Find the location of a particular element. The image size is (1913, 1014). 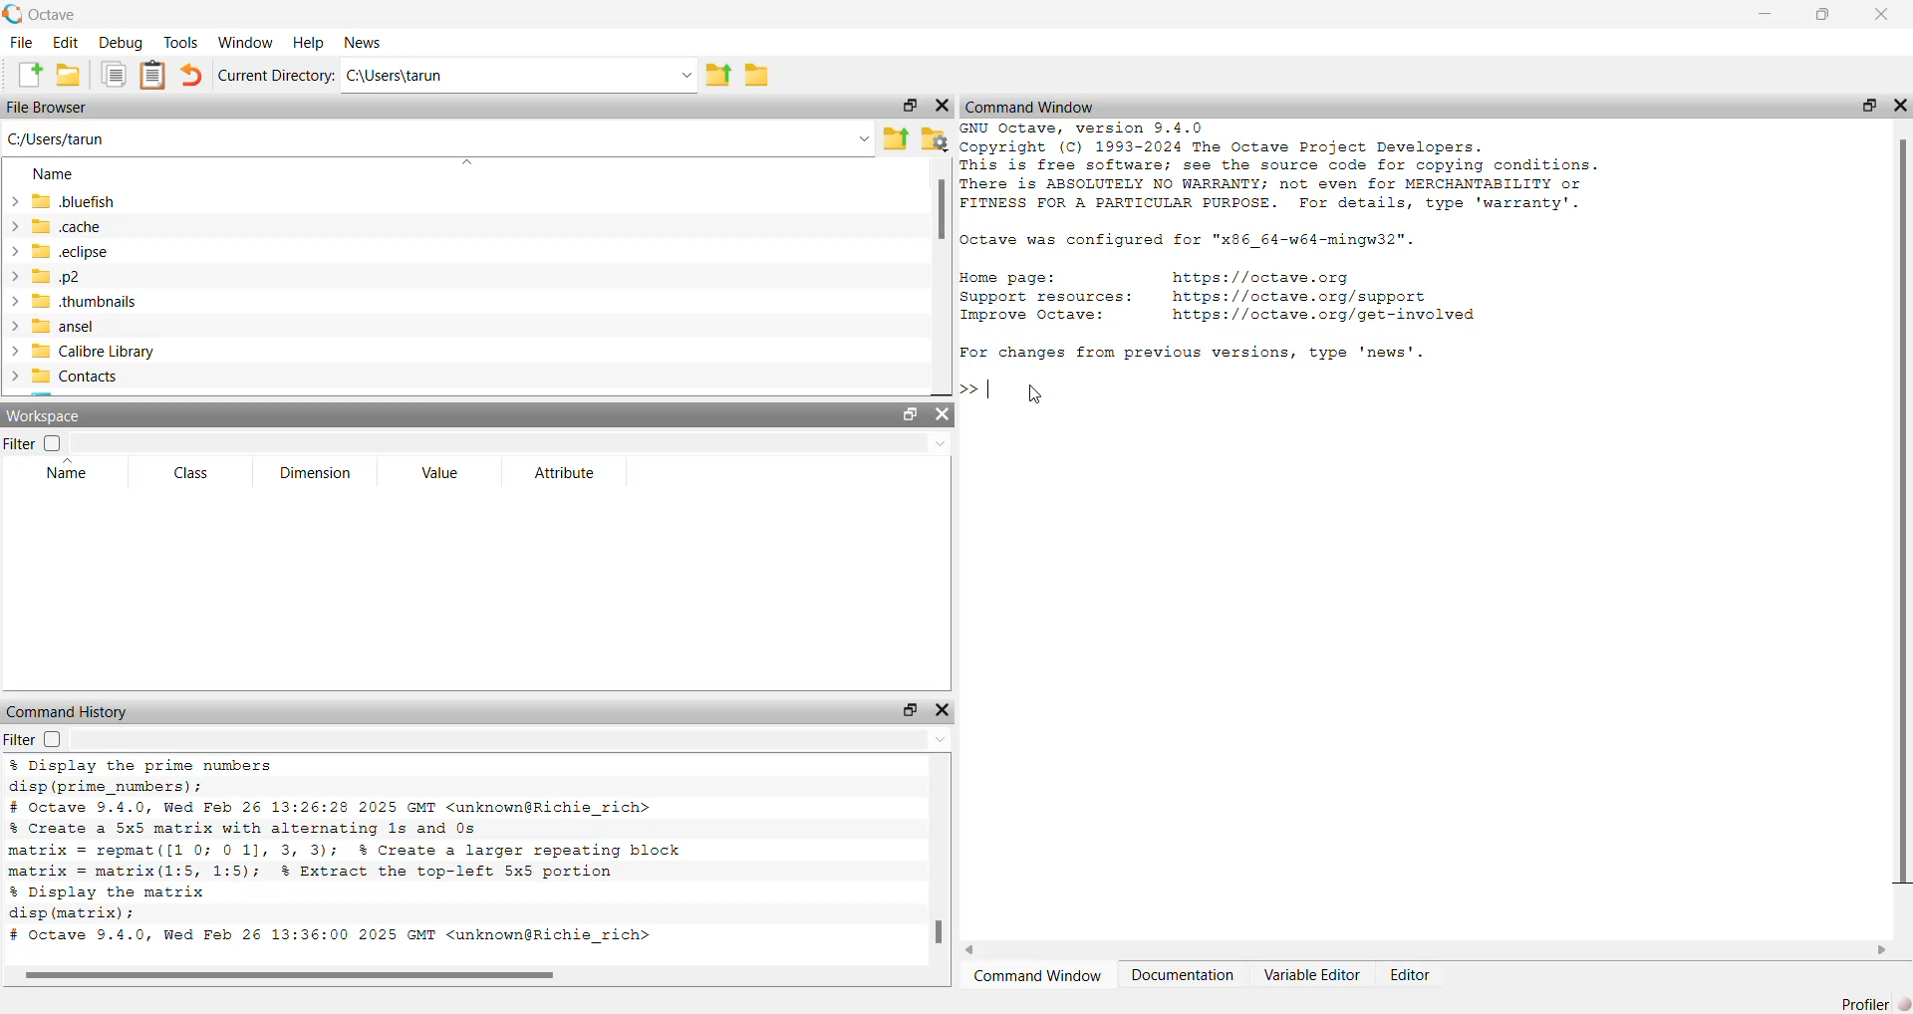

editor is located at coordinates (1413, 976).